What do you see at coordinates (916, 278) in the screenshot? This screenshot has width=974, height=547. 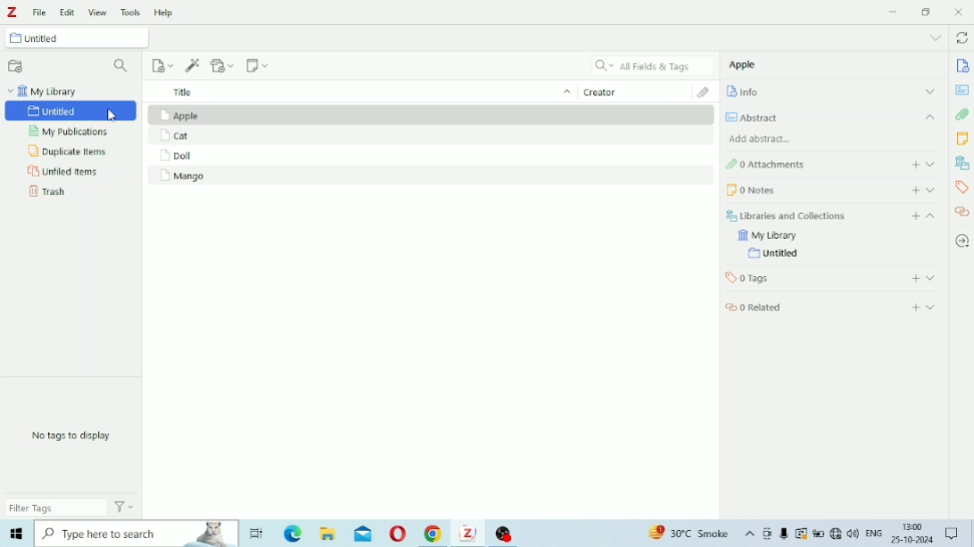 I see `Add` at bounding box center [916, 278].